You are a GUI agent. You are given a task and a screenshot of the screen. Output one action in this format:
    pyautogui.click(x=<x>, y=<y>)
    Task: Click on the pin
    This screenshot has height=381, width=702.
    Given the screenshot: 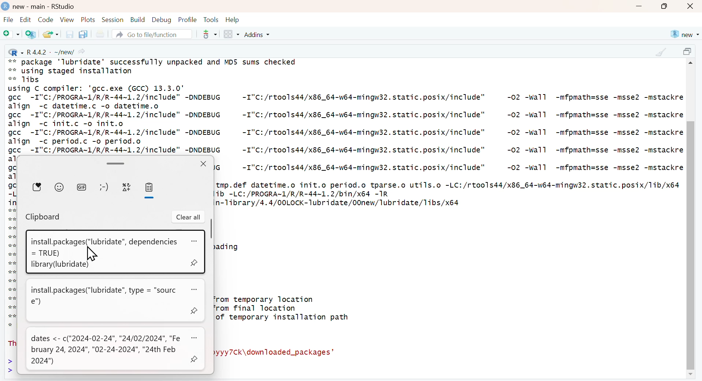 What is the action you would take?
    pyautogui.click(x=196, y=311)
    